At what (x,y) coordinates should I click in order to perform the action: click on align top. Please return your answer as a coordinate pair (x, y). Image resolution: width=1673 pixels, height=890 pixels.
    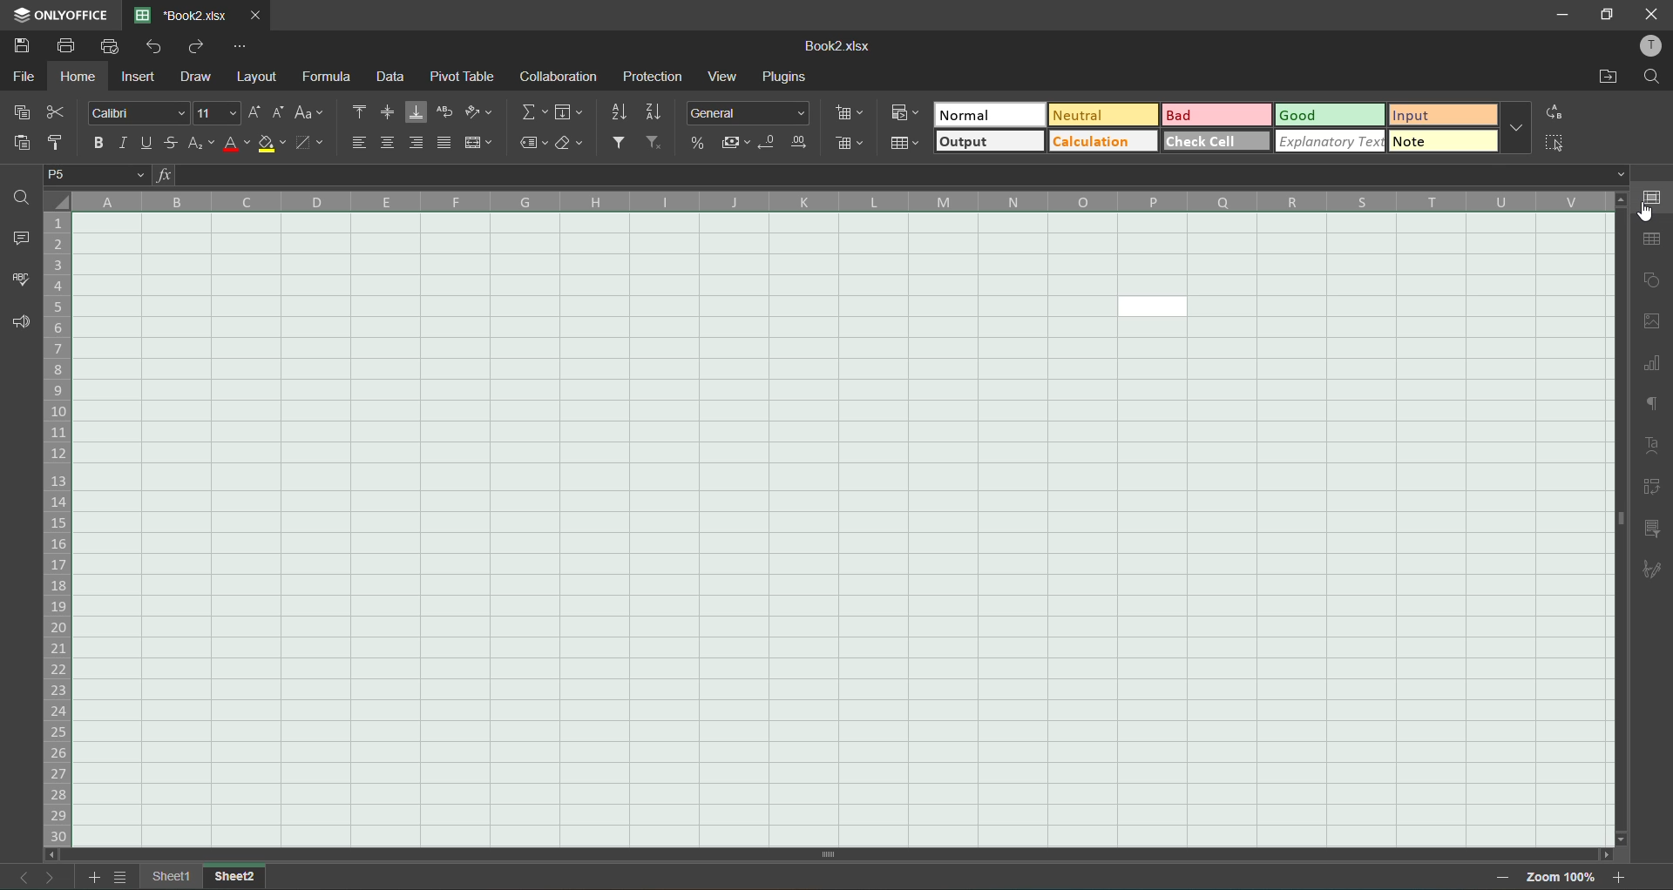
    Looking at the image, I should click on (361, 110).